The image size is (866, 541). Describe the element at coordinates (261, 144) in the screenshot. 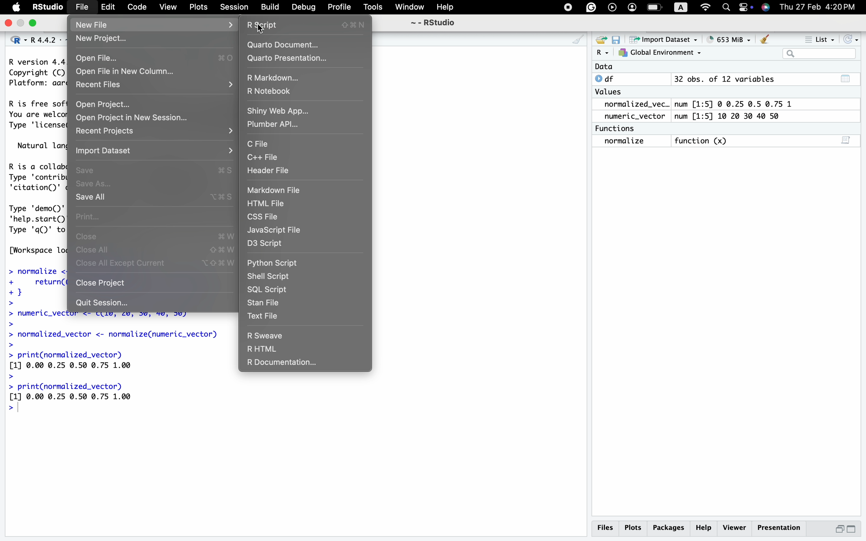

I see `C File` at that location.